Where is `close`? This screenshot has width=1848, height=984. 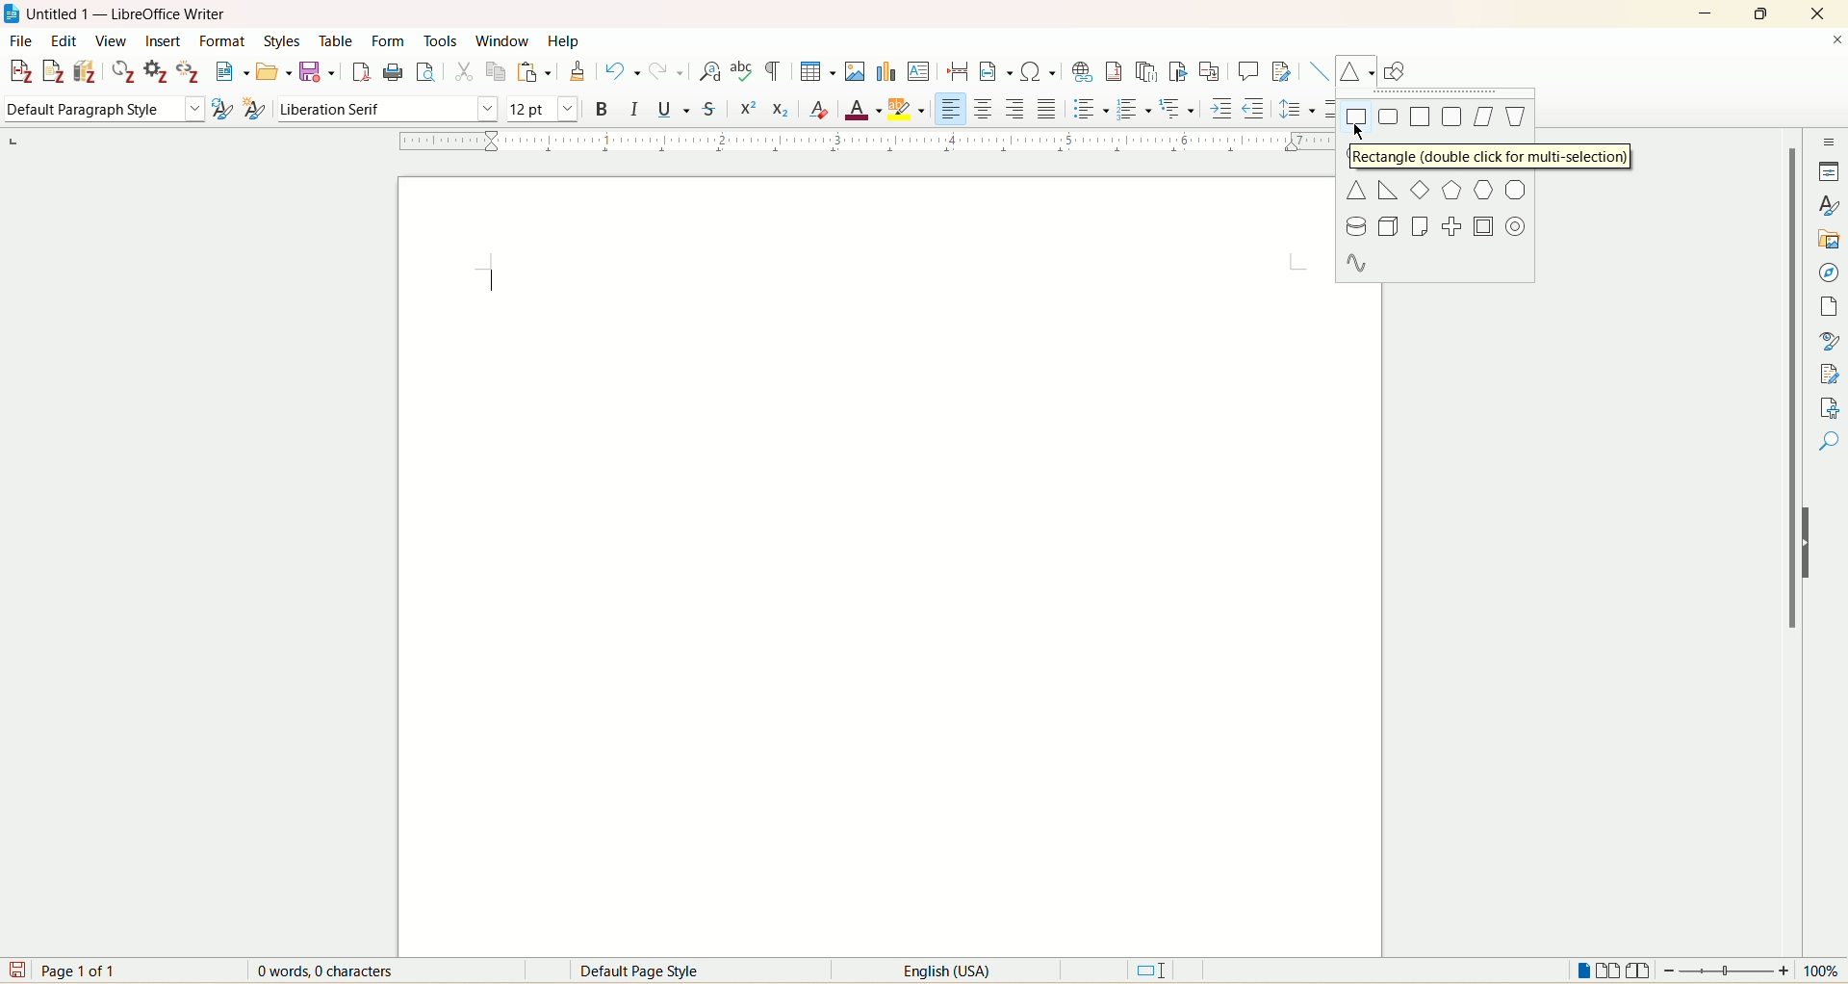 close is located at coordinates (1815, 14).